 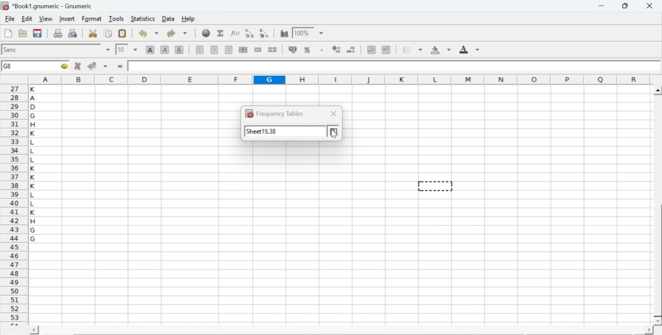 What do you see at coordinates (200, 49) in the screenshot?
I see `align left` at bounding box center [200, 49].